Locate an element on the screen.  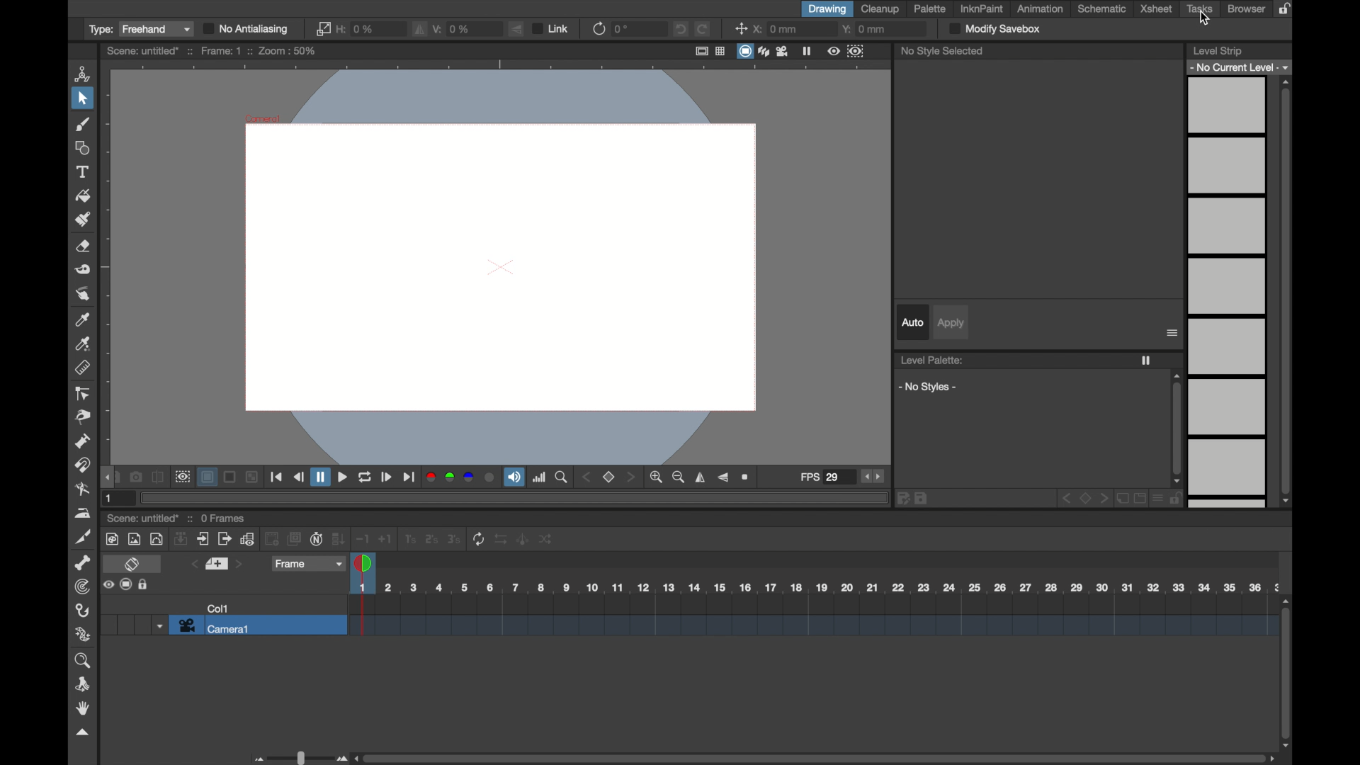
iron tool is located at coordinates (84, 514).